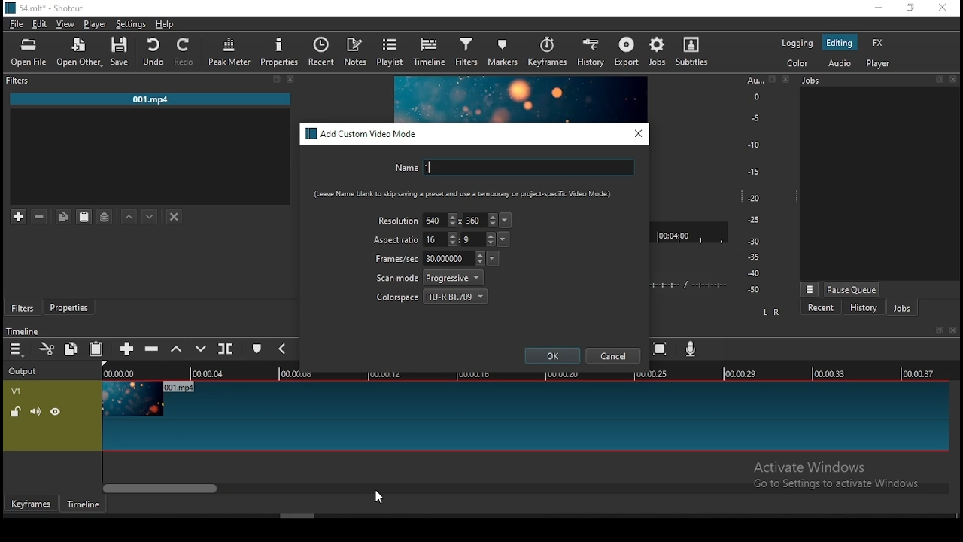 The height and width of the screenshot is (542, 963). What do you see at coordinates (97, 349) in the screenshot?
I see `paste` at bounding box center [97, 349].